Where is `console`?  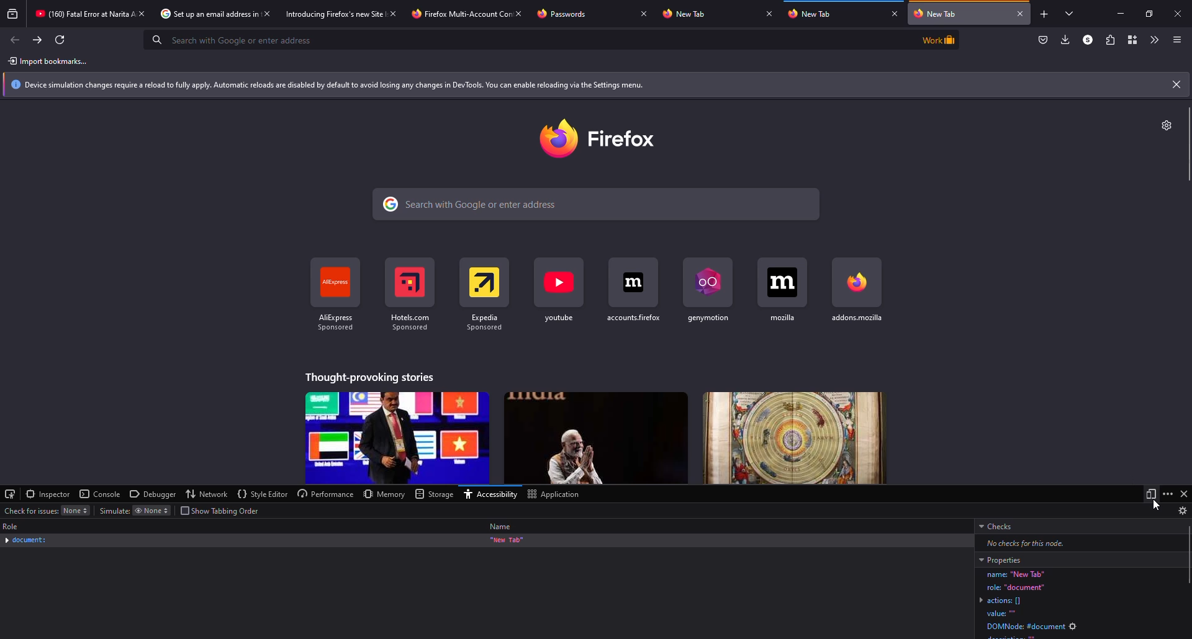
console is located at coordinates (101, 494).